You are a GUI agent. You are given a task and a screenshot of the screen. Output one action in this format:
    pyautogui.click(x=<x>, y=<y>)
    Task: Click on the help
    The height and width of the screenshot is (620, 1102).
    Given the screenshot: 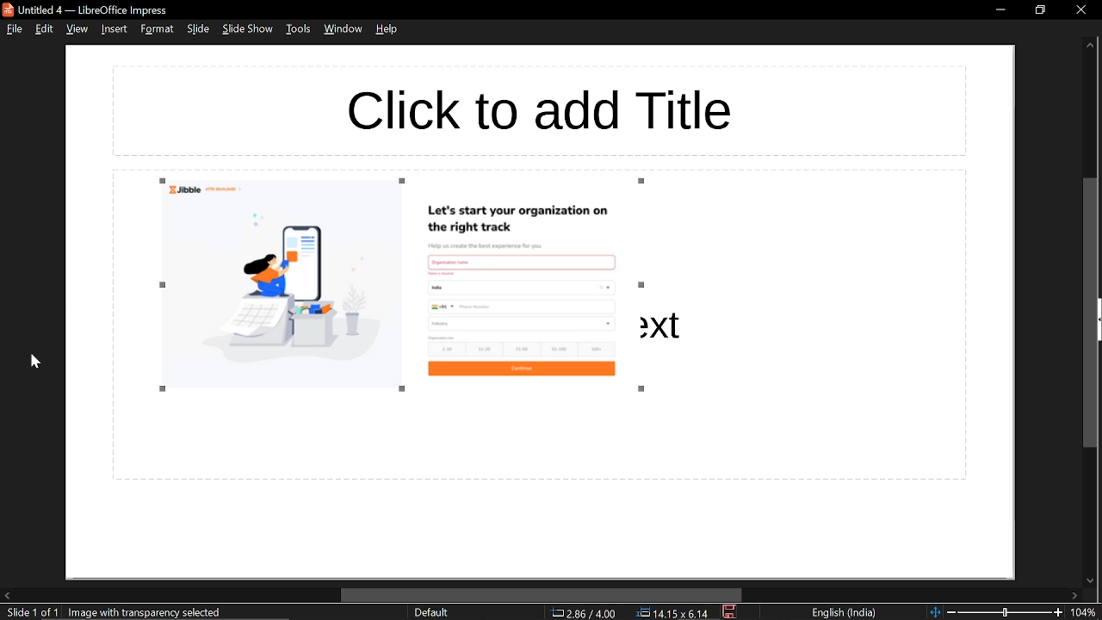 What is the action you would take?
    pyautogui.click(x=388, y=29)
    